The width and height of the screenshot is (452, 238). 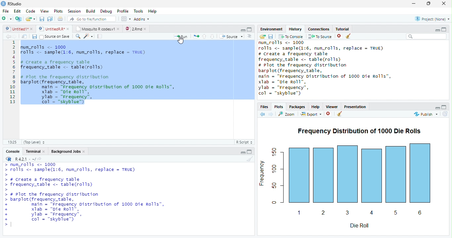 What do you see at coordinates (311, 114) in the screenshot?
I see `Export` at bounding box center [311, 114].